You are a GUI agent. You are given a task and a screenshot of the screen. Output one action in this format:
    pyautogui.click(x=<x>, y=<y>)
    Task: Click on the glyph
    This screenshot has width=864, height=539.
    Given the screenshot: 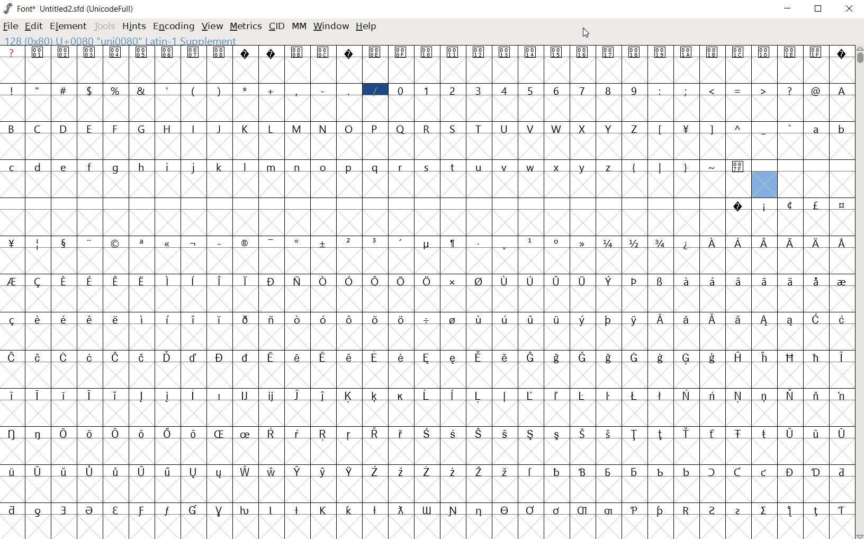 What is the action you would take?
    pyautogui.click(x=220, y=52)
    